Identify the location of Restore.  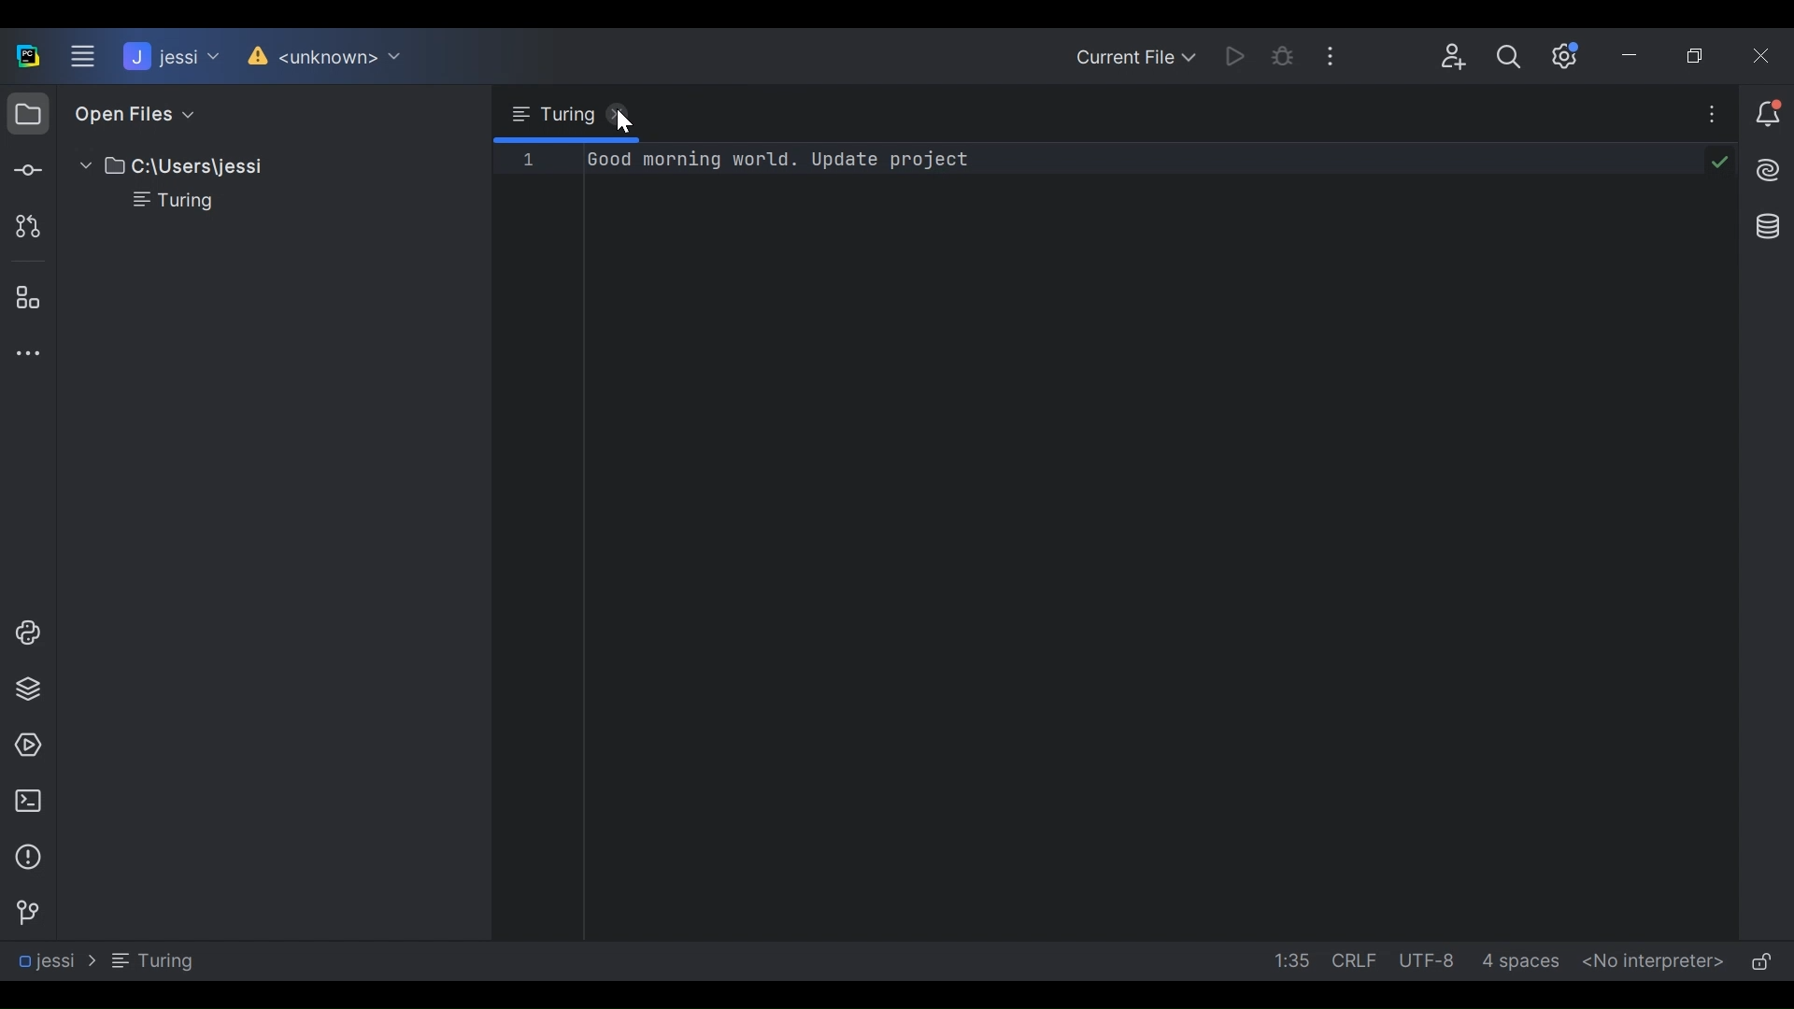
(1701, 55).